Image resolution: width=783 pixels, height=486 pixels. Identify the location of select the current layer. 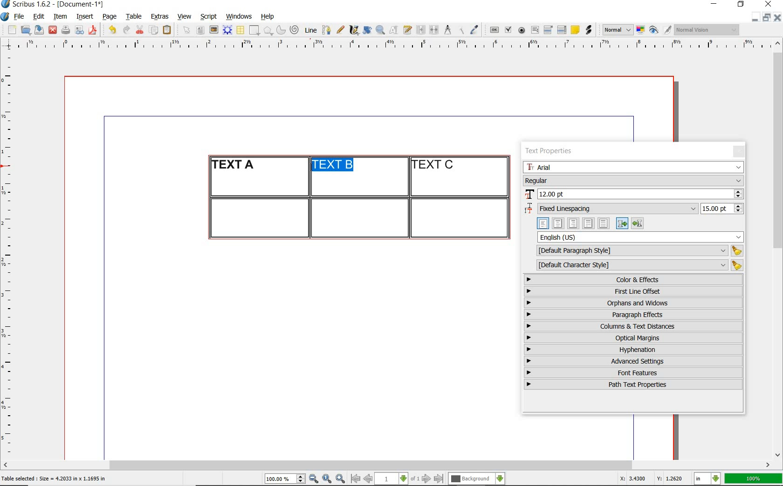
(477, 479).